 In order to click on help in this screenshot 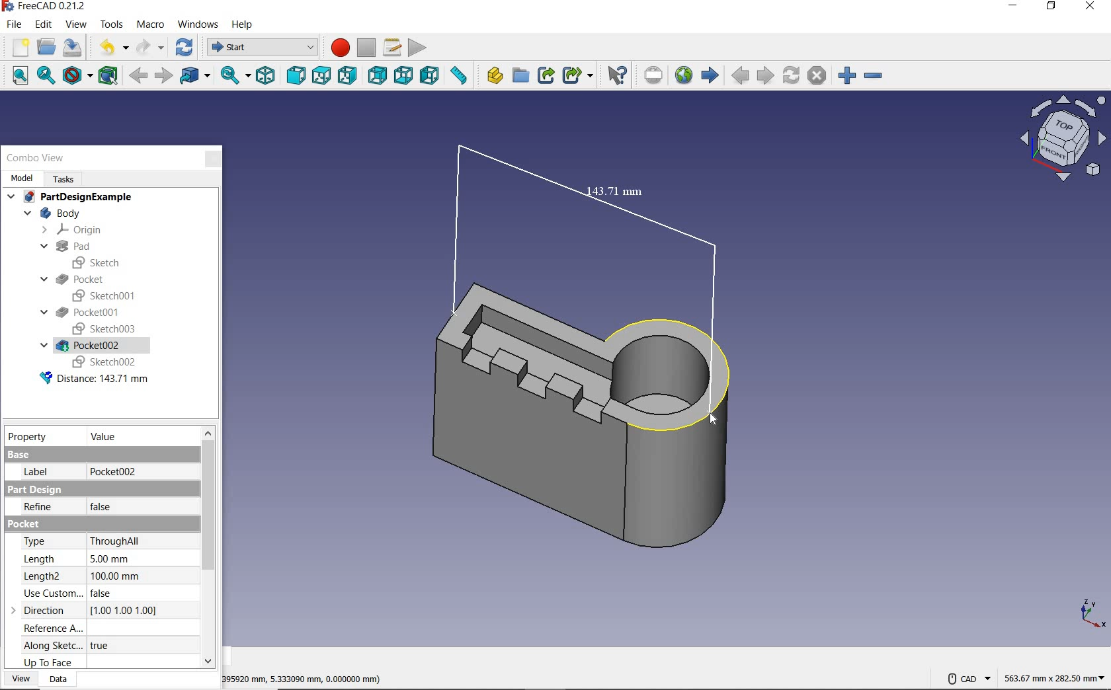, I will do `click(243, 23)`.